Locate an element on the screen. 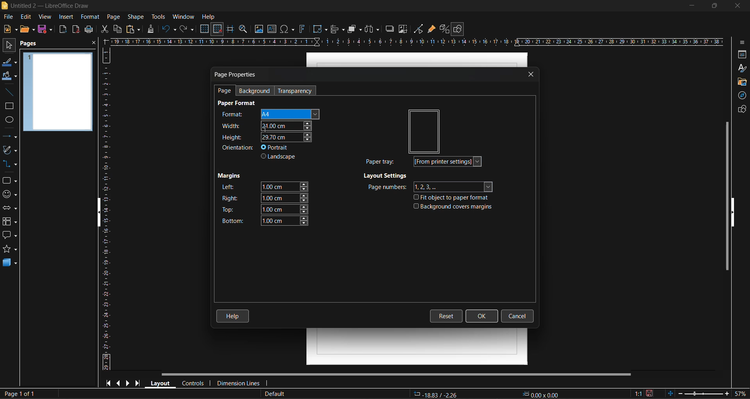  export is located at coordinates (64, 29).